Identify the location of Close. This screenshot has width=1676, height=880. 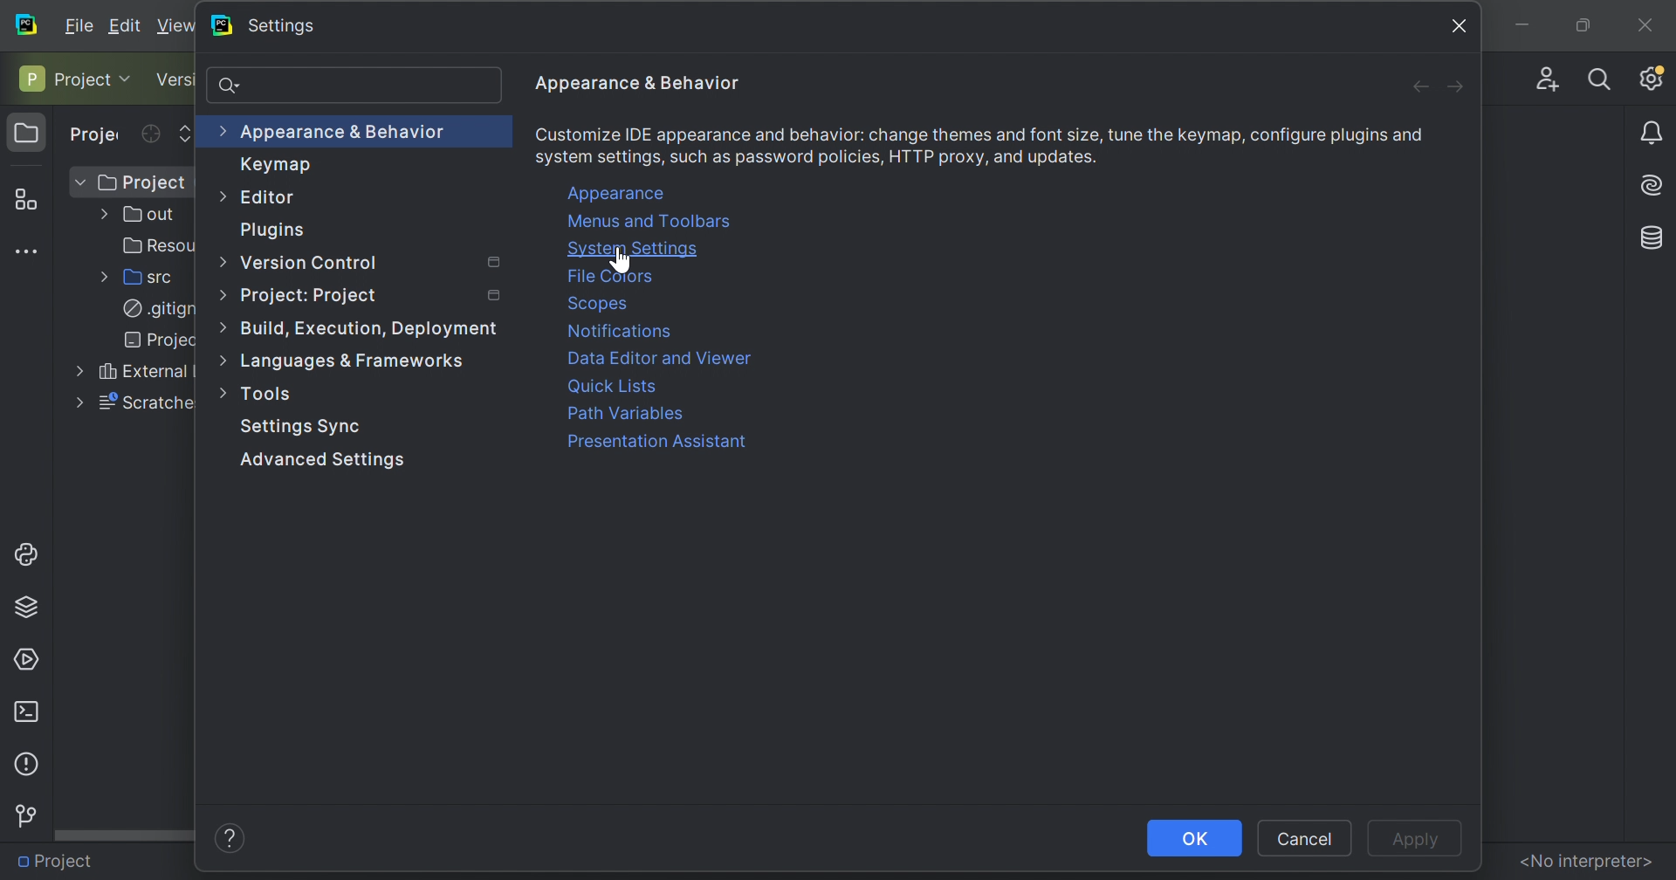
(1461, 24).